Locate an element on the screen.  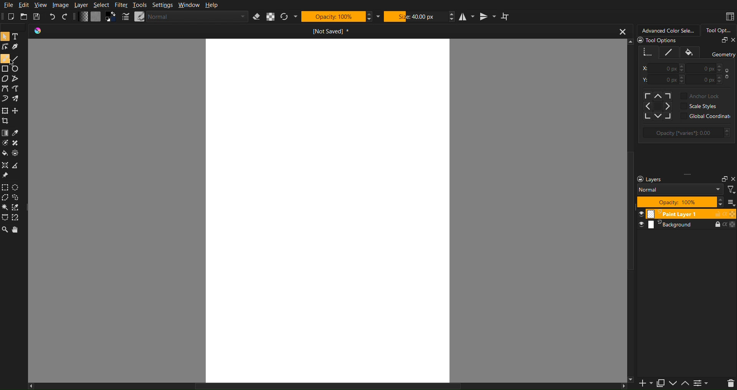
Opacity is located at coordinates (687, 133).